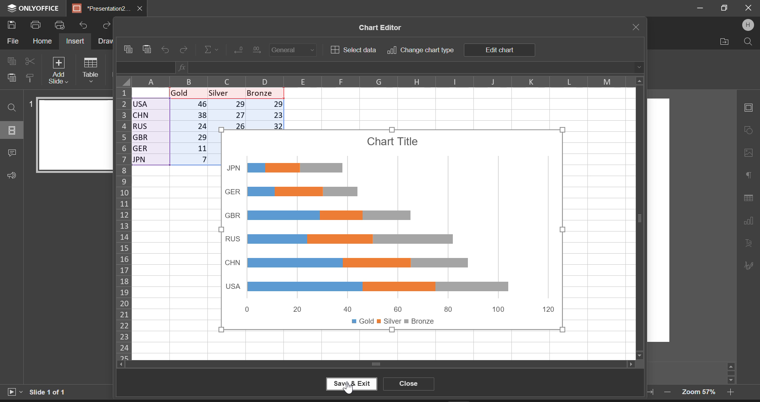 The height and width of the screenshot is (402, 760). What do you see at coordinates (12, 107) in the screenshot?
I see `Find` at bounding box center [12, 107].